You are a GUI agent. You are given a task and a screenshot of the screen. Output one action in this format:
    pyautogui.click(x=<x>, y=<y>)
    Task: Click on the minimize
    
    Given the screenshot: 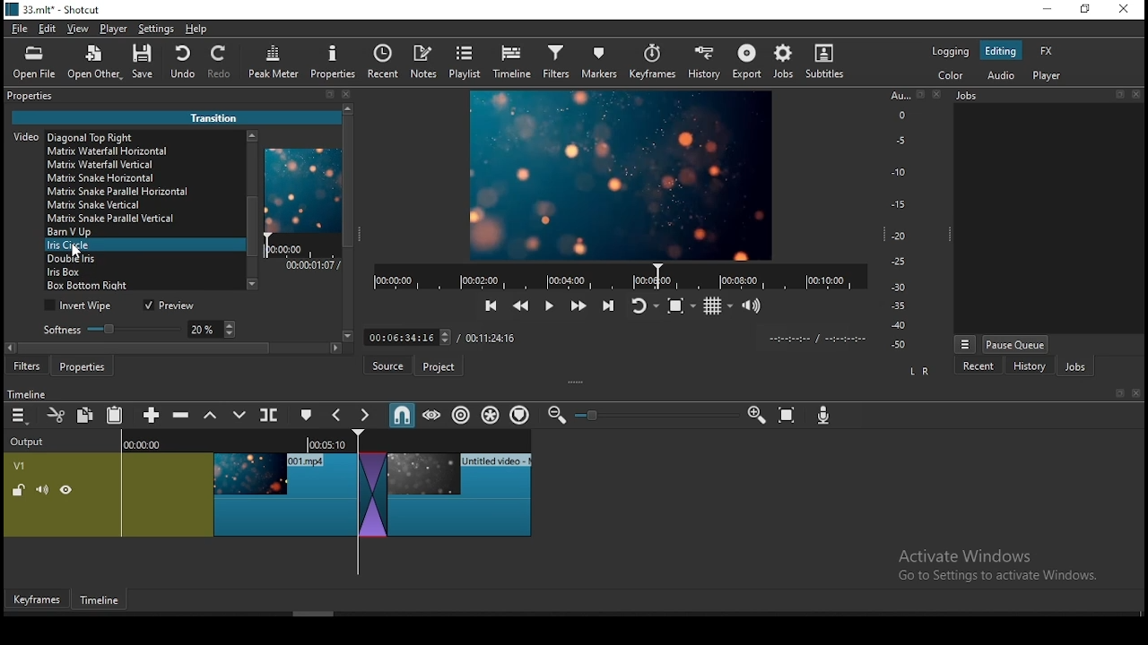 What is the action you would take?
    pyautogui.click(x=1050, y=10)
    